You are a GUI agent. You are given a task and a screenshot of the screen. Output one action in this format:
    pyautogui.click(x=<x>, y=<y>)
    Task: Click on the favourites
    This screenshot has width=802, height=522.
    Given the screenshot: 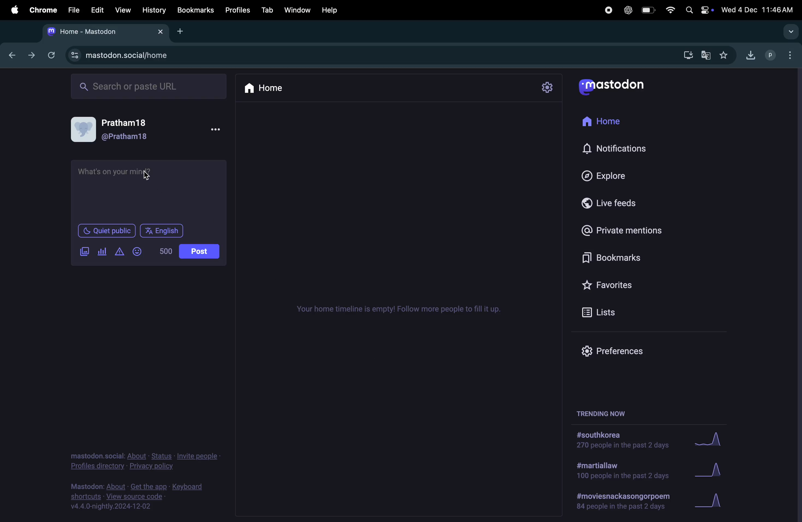 What is the action you would take?
    pyautogui.click(x=729, y=54)
    